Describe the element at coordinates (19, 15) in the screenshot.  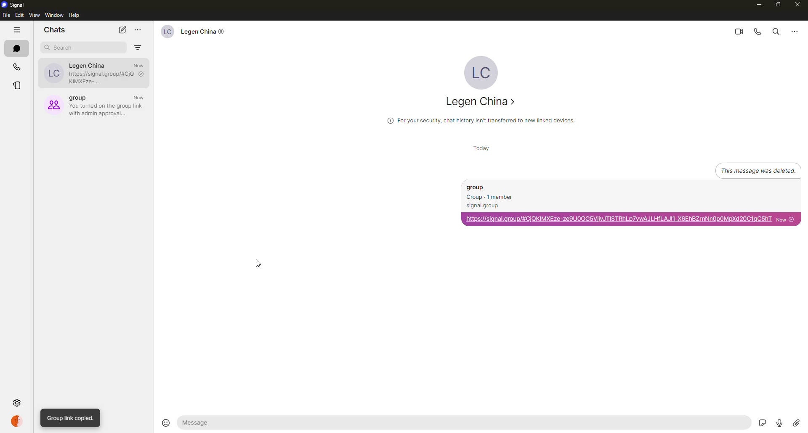
I see `edit` at that location.